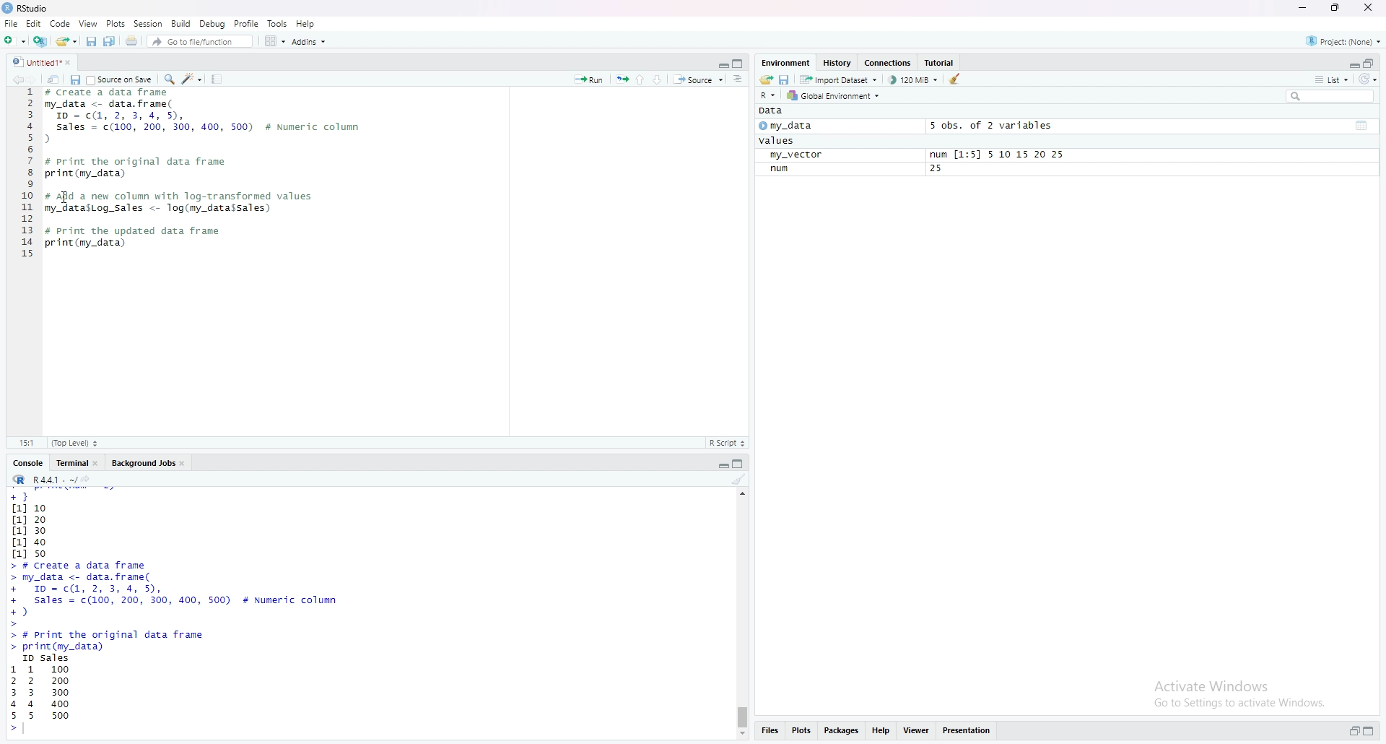 Image resolution: width=1386 pixels, height=744 pixels. Describe the element at coordinates (785, 61) in the screenshot. I see `environment` at that location.